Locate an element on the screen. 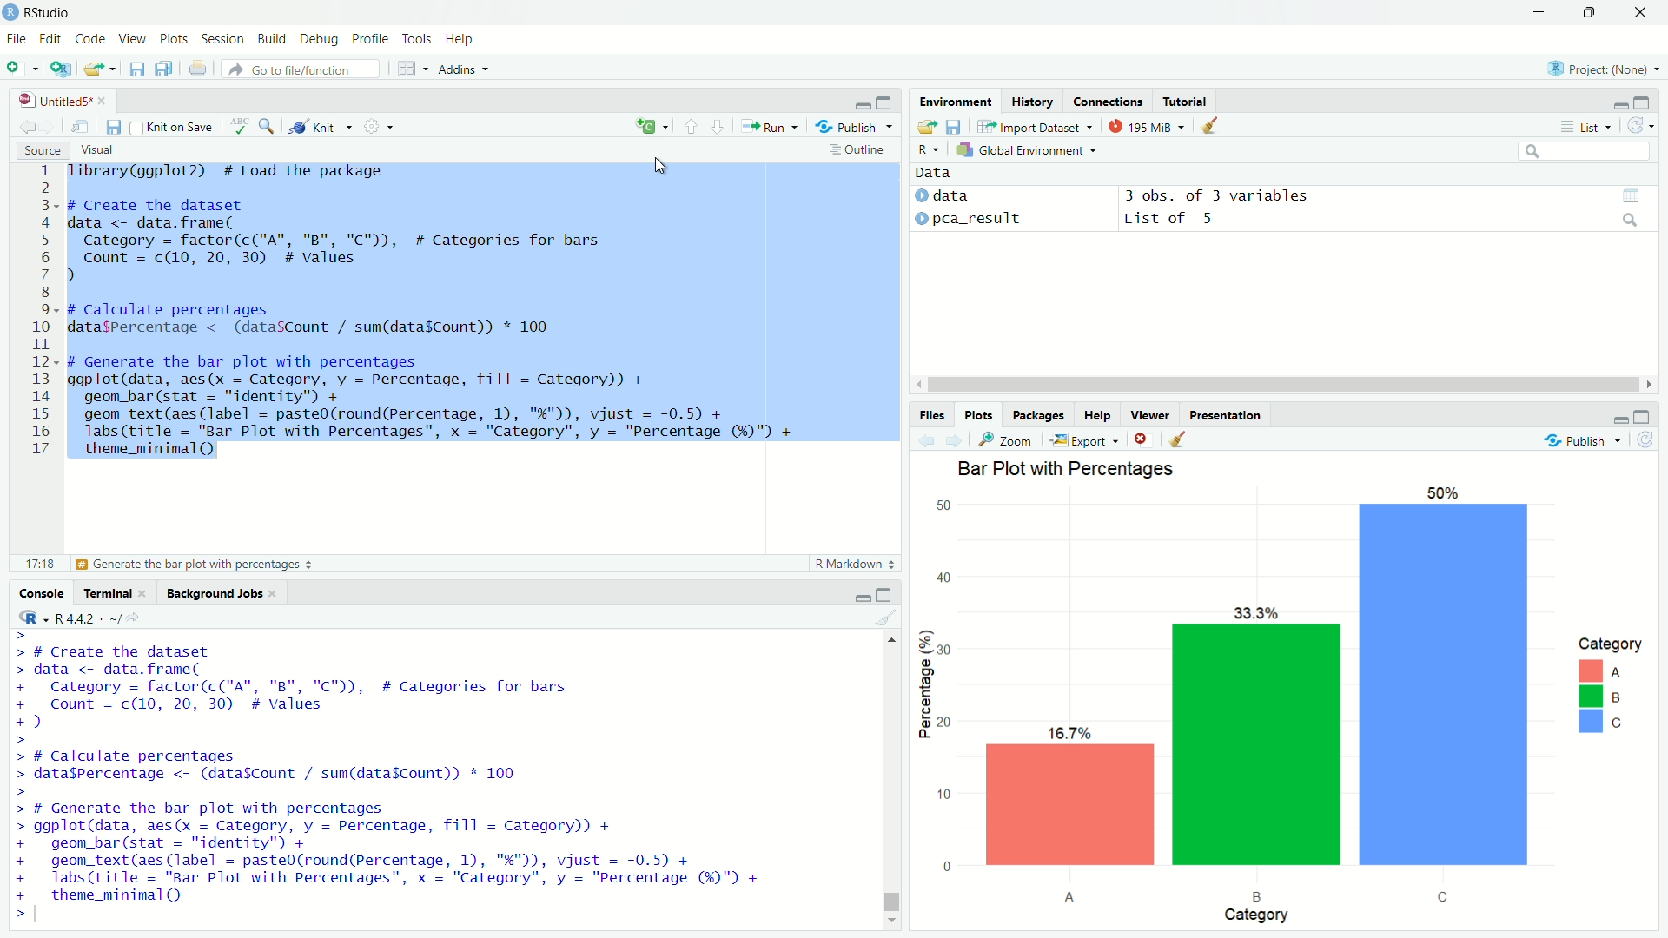 The height and width of the screenshot is (938, 1668). go to file/function is located at coordinates (302, 68).